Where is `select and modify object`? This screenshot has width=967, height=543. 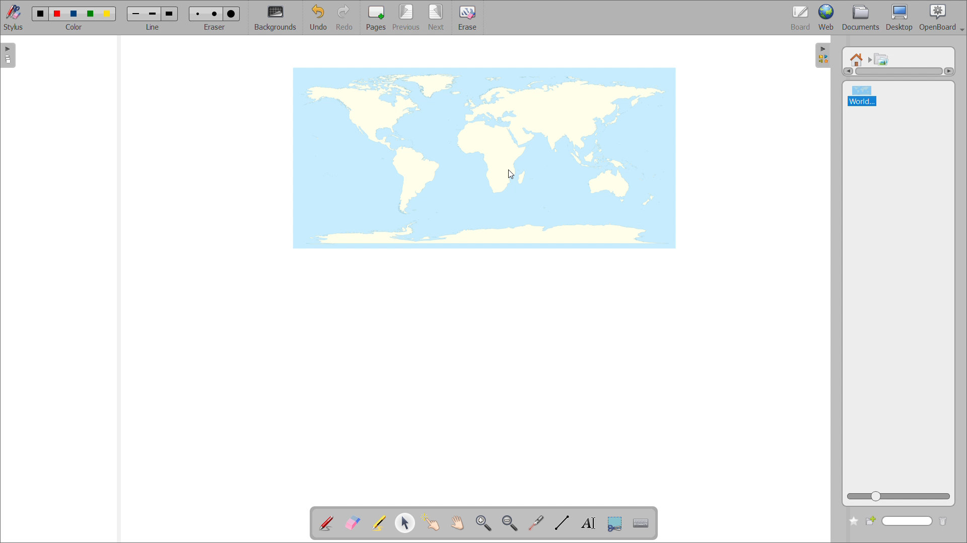
select and modify object is located at coordinates (404, 523).